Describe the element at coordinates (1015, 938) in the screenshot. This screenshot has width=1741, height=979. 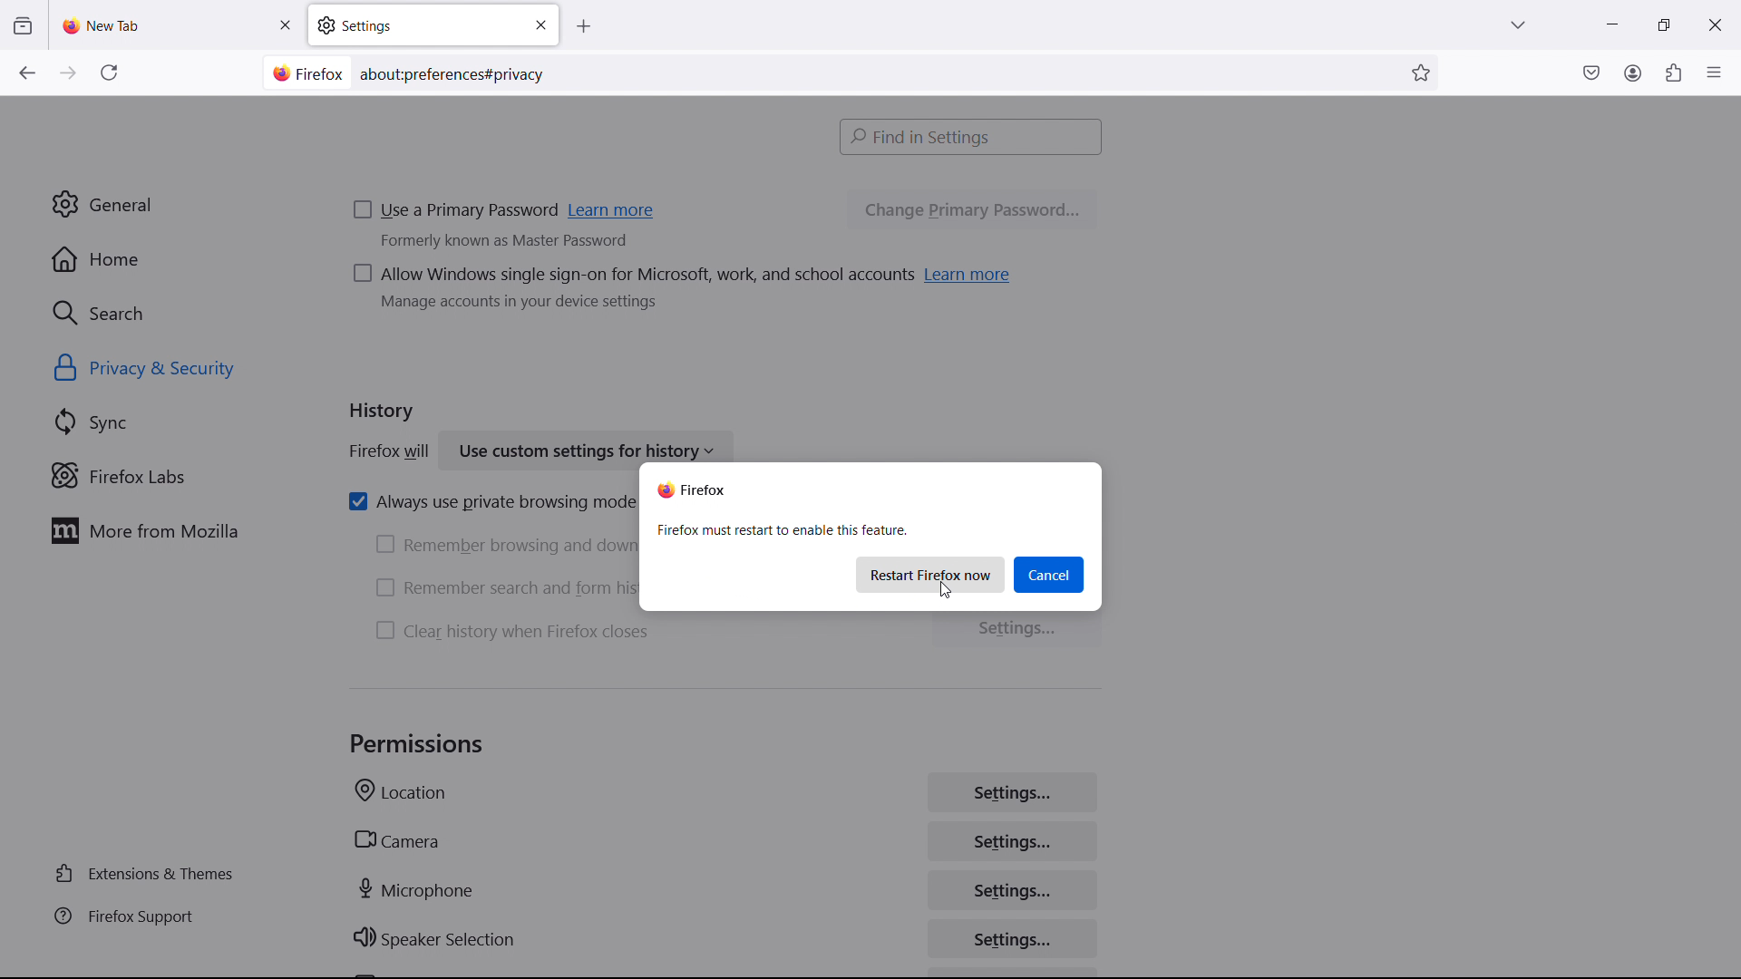
I see `speaker selection permission settings` at that location.